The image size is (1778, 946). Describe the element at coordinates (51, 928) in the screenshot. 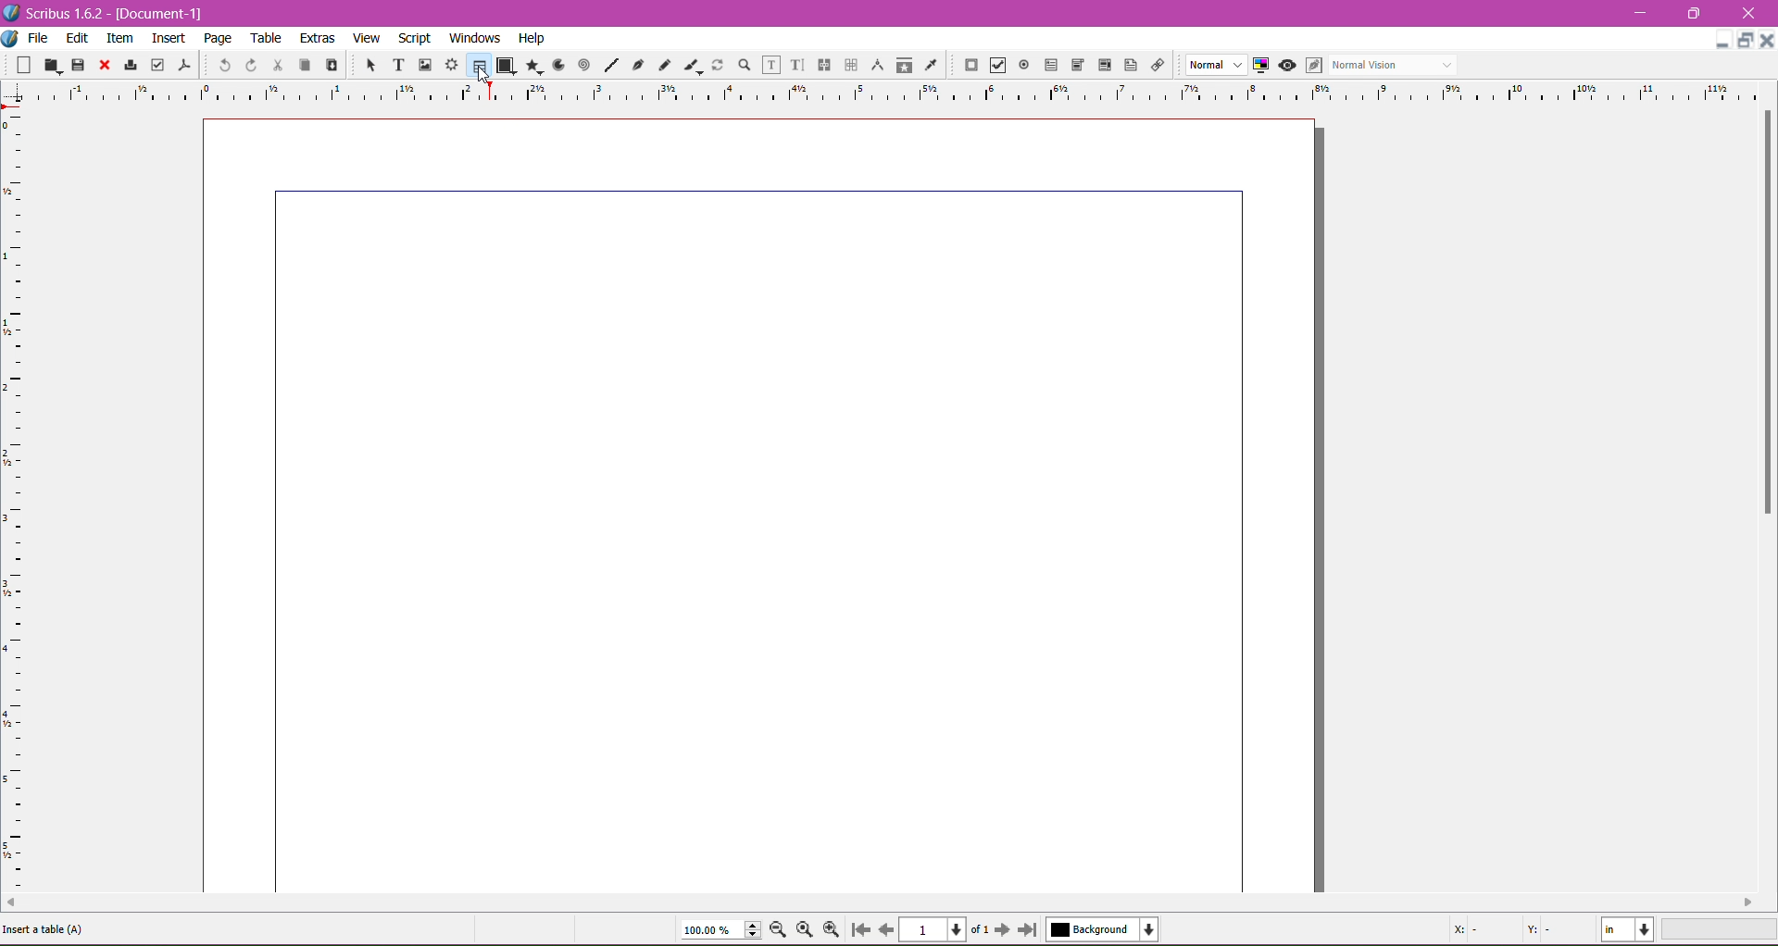

I see `Insert a table (A)` at that location.